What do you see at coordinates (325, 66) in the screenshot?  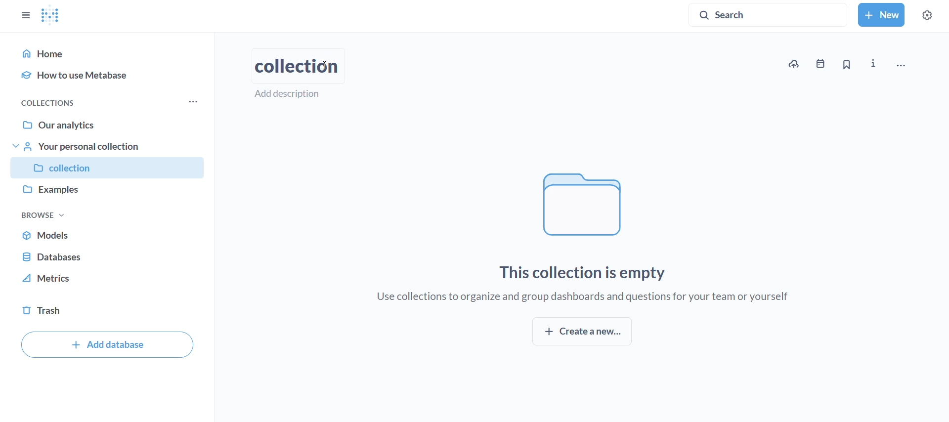 I see `cursor` at bounding box center [325, 66].